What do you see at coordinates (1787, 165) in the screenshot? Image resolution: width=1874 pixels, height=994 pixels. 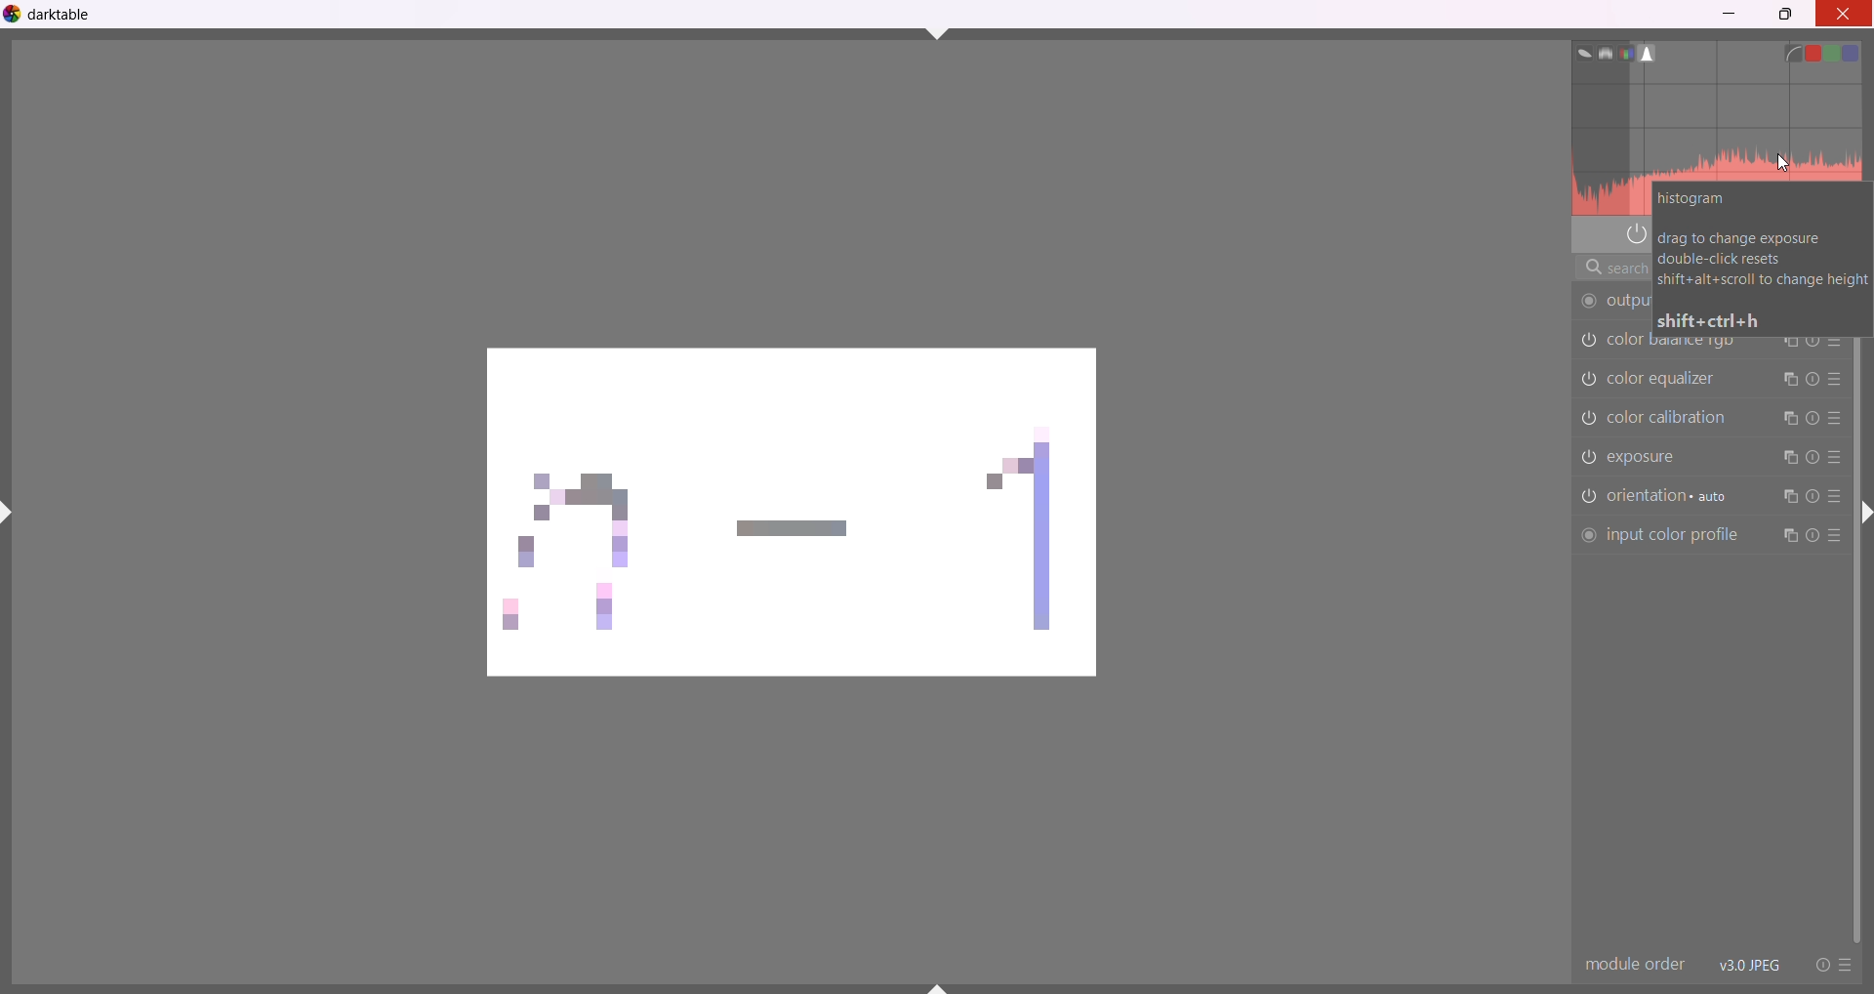 I see `cursor` at bounding box center [1787, 165].